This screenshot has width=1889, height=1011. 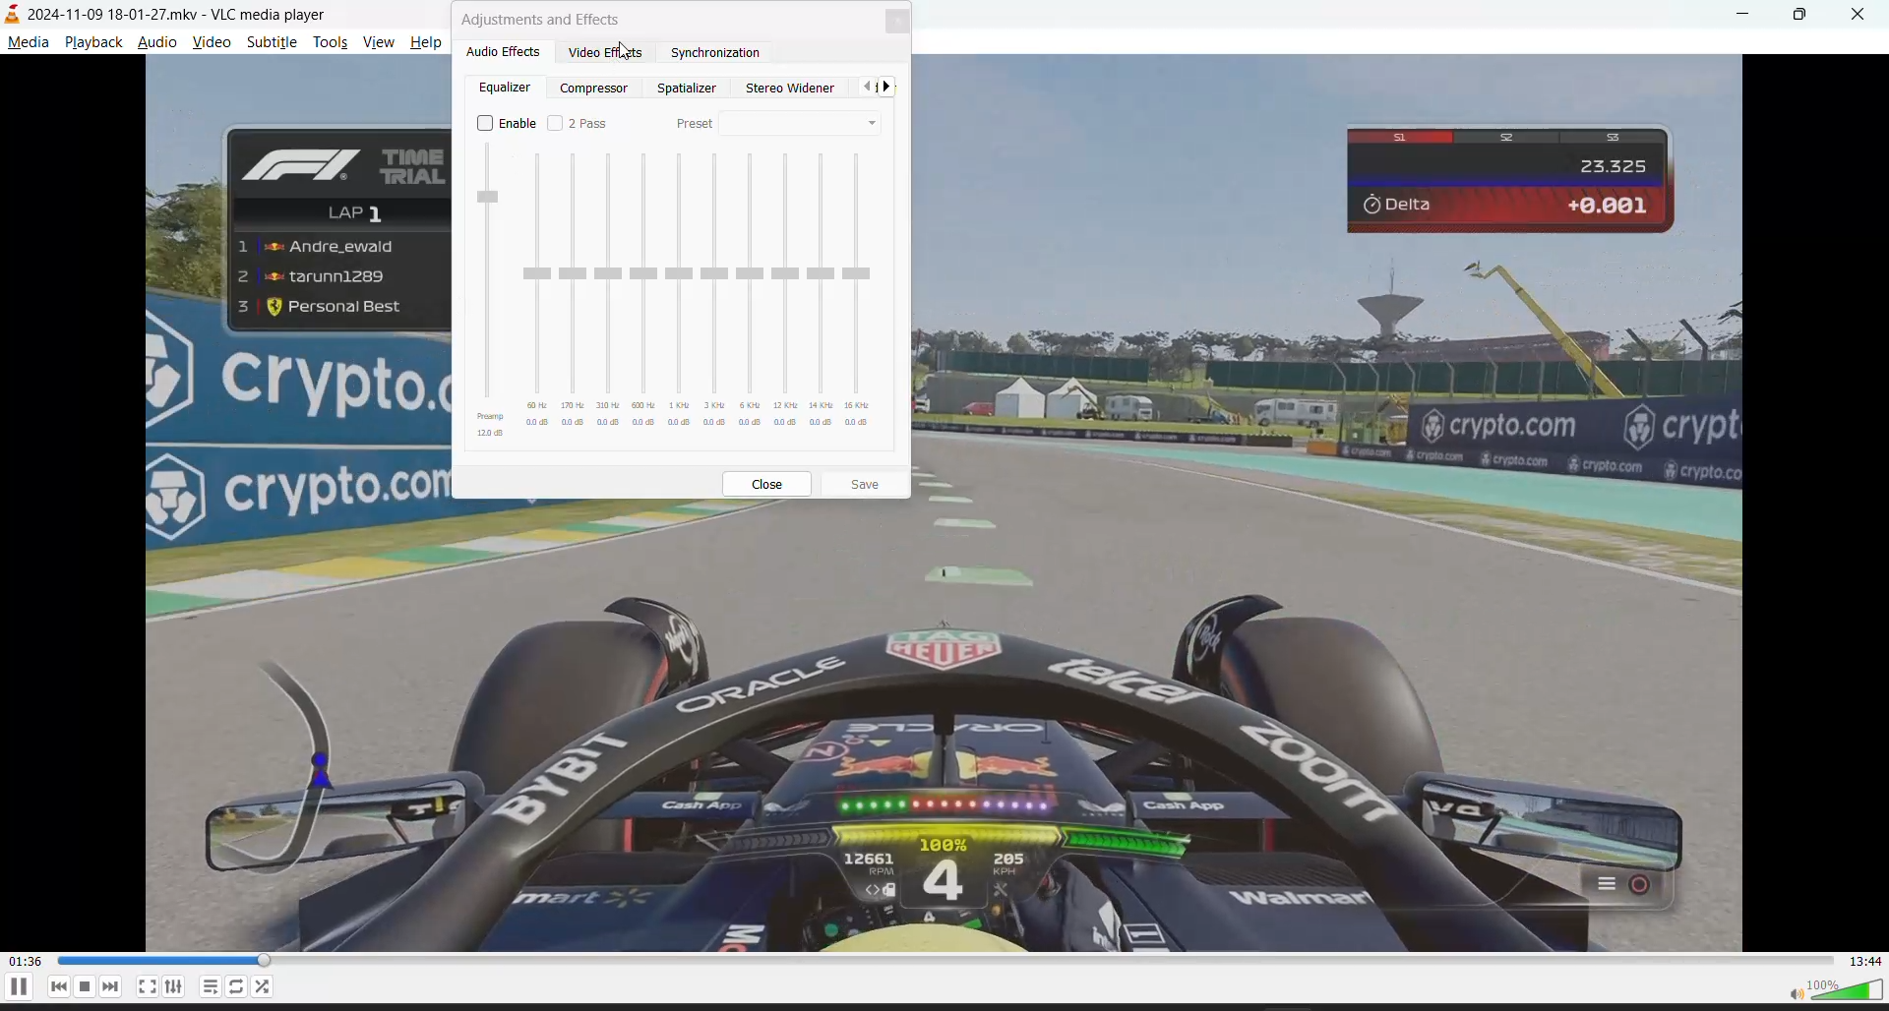 What do you see at coordinates (625, 50) in the screenshot?
I see `Cursor` at bounding box center [625, 50].